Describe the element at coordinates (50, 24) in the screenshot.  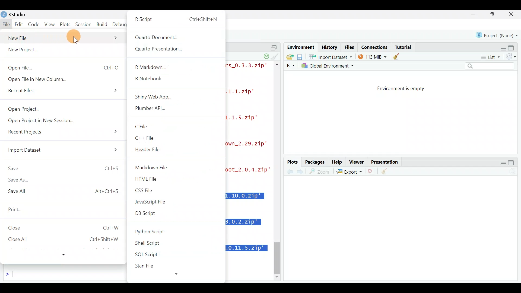
I see `View` at that location.